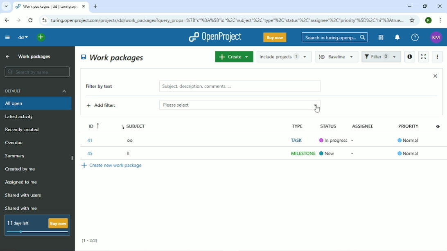  I want to click on Close, so click(440, 6).